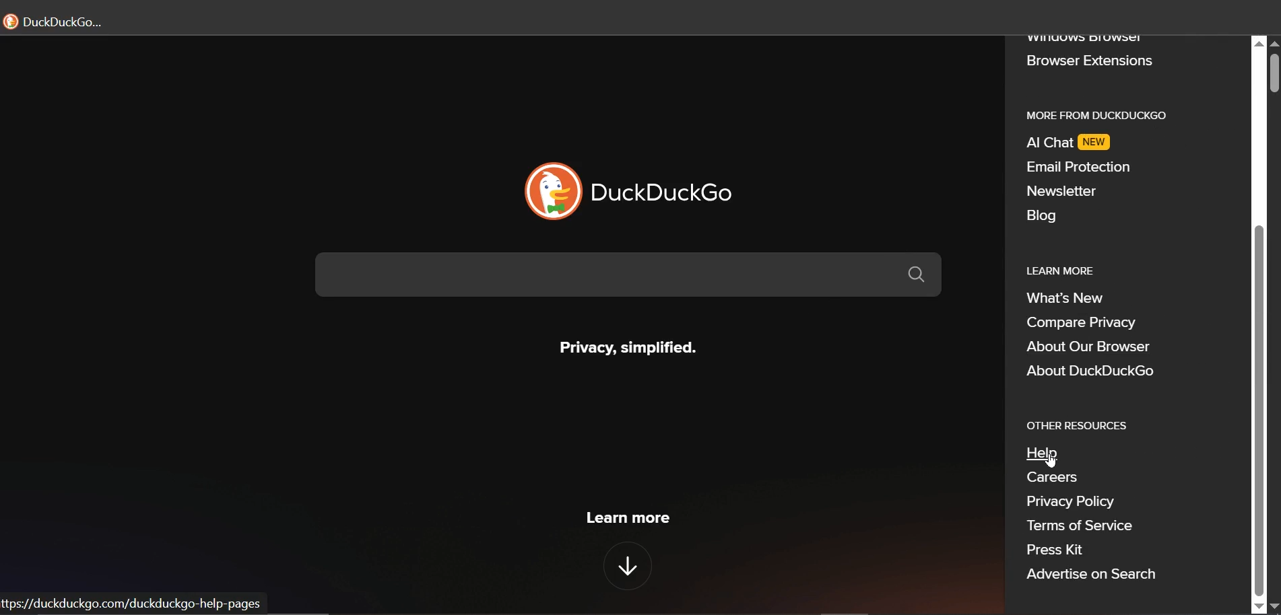 Image resolution: width=1281 pixels, height=615 pixels. What do you see at coordinates (635, 277) in the screenshot?
I see `search` at bounding box center [635, 277].